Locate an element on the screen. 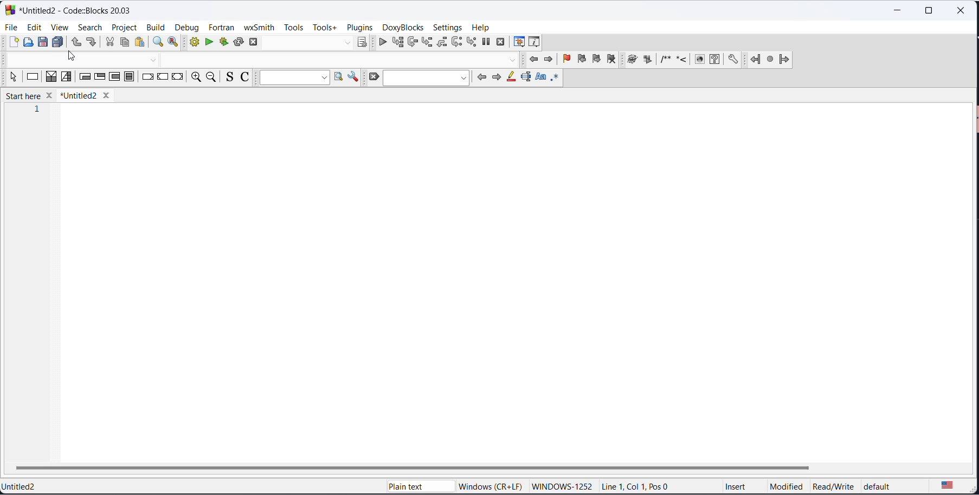 The height and width of the screenshot is (495, 979). settings is located at coordinates (448, 27).